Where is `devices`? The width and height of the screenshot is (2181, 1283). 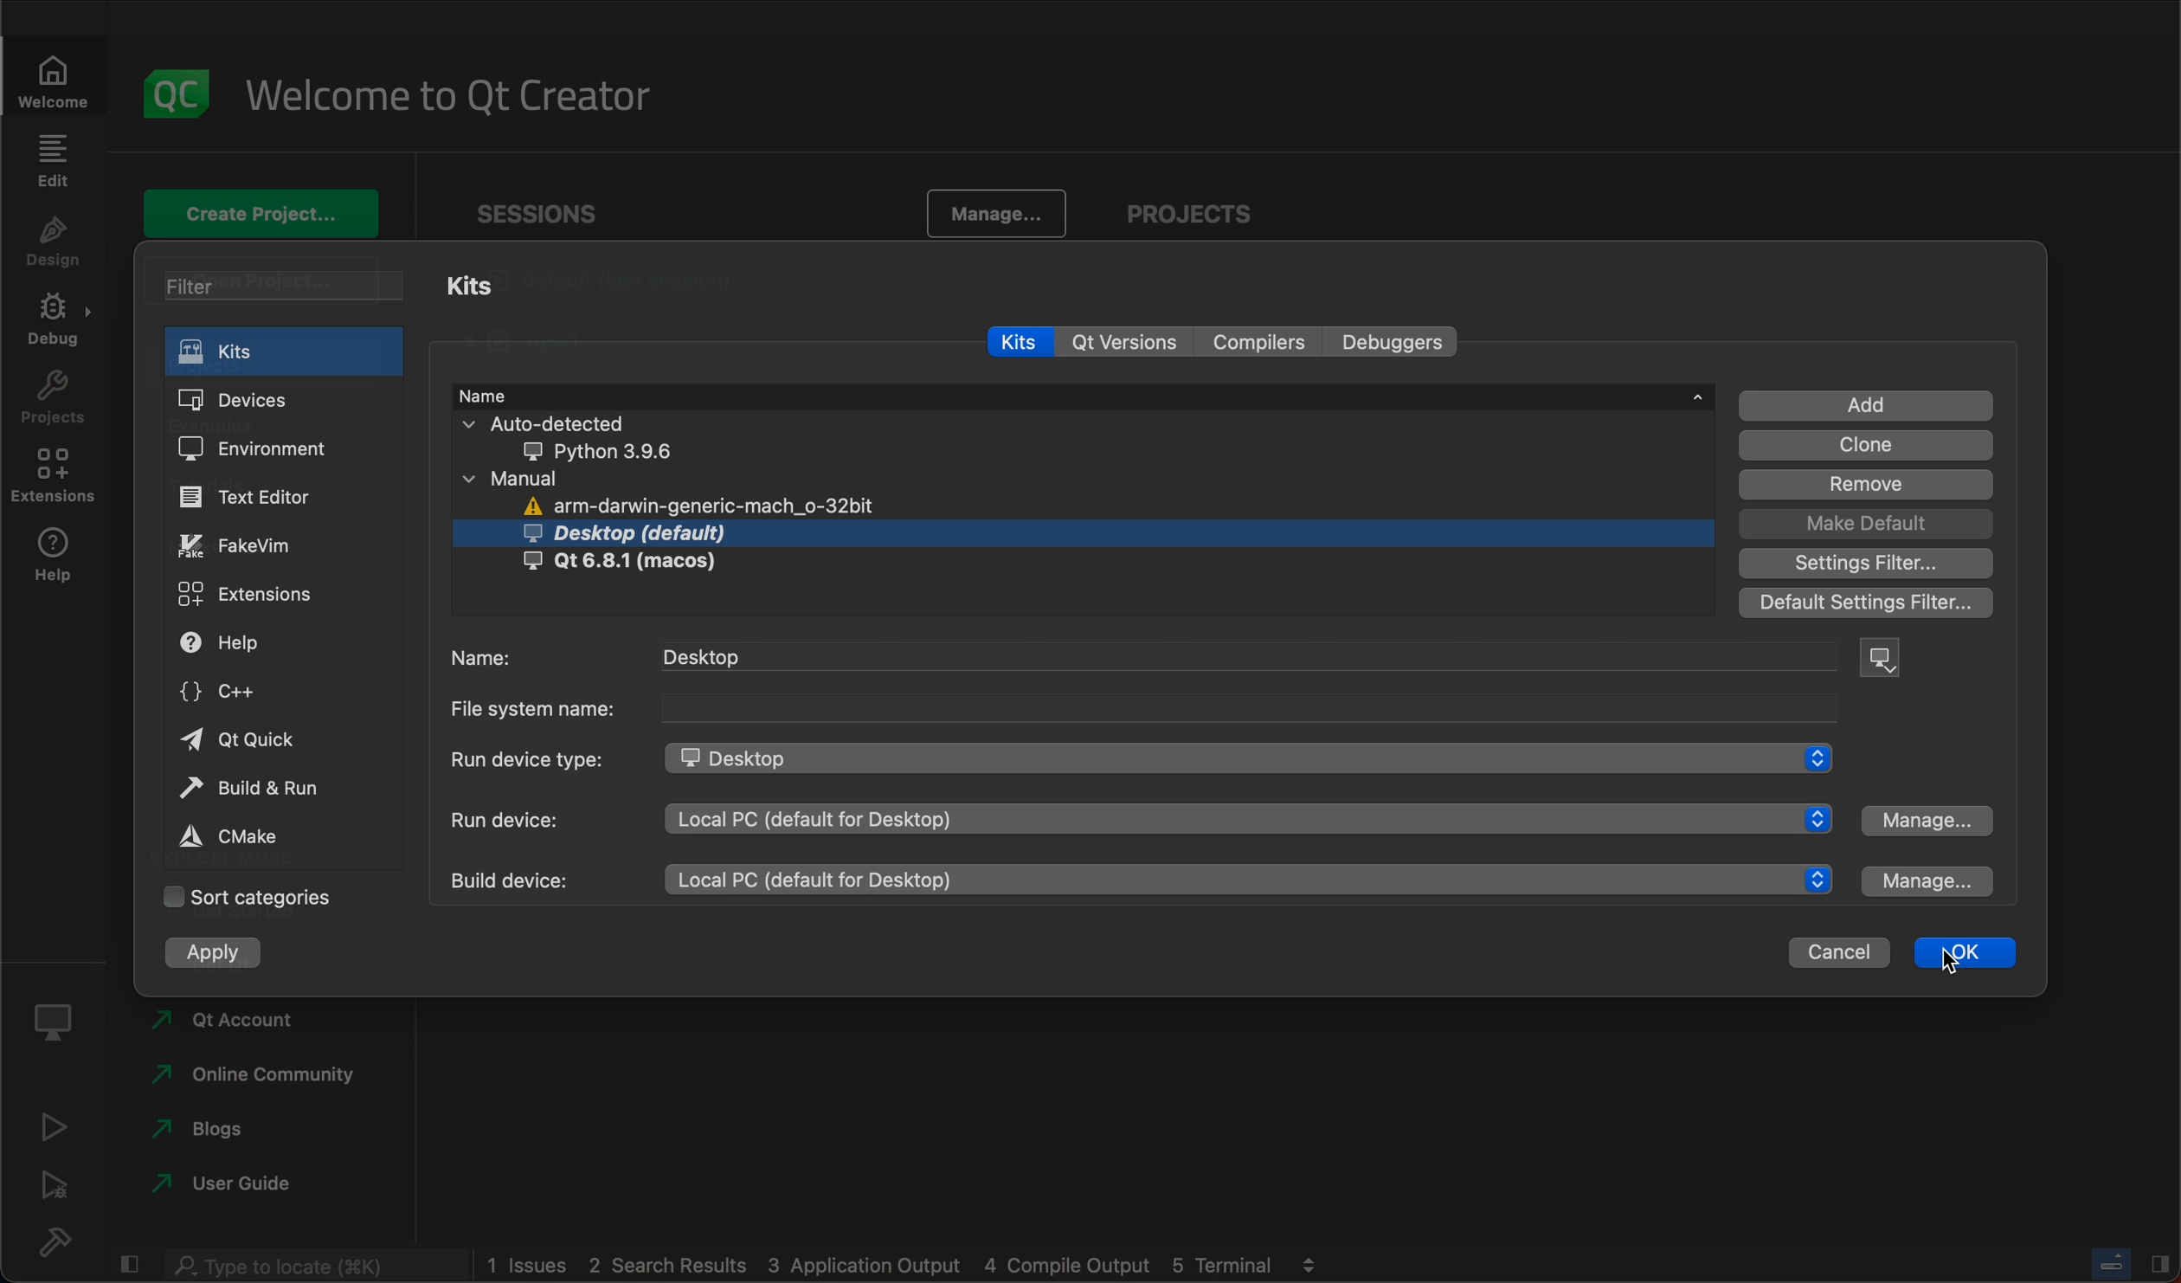
devices is located at coordinates (283, 403).